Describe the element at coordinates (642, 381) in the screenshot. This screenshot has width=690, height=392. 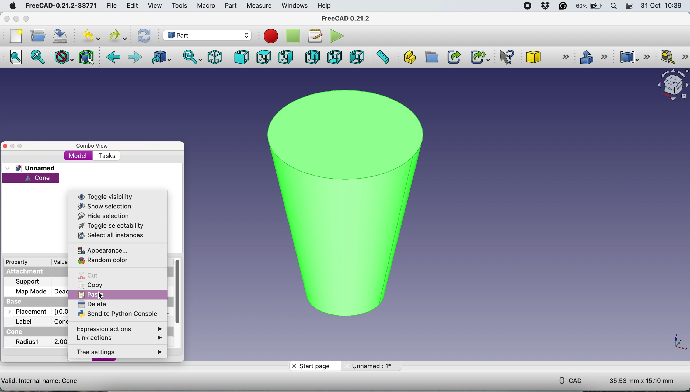
I see `35.53 mm x 15.10 mm` at that location.